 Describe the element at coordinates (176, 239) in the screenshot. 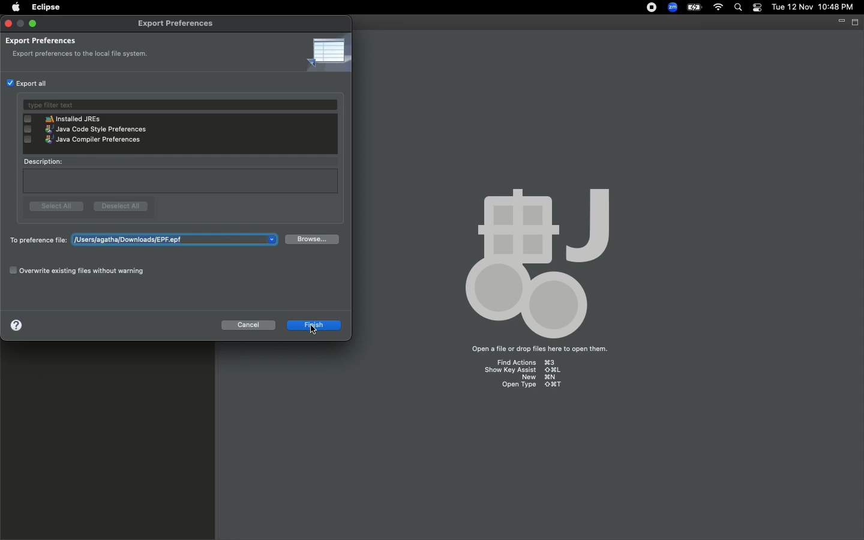

I see `users/agatha/downloads/untitled.epf` at that location.